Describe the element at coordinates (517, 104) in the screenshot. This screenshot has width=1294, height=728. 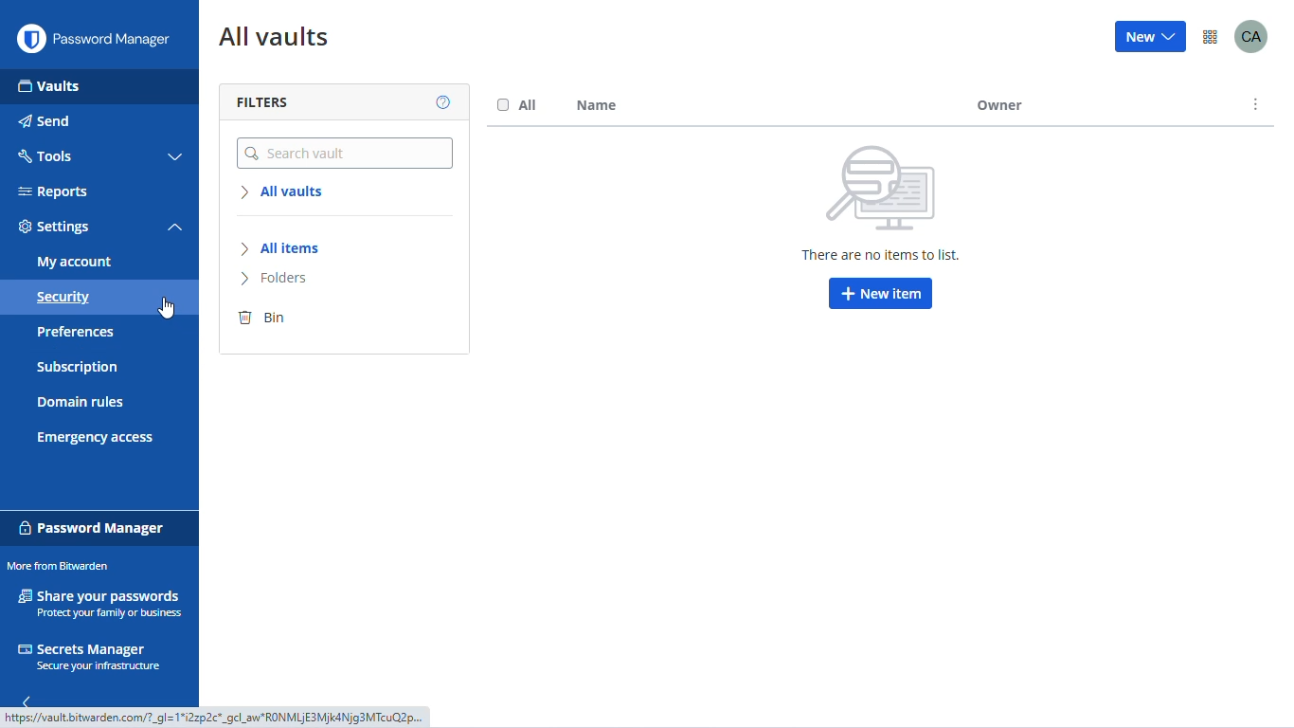
I see `all` at that location.